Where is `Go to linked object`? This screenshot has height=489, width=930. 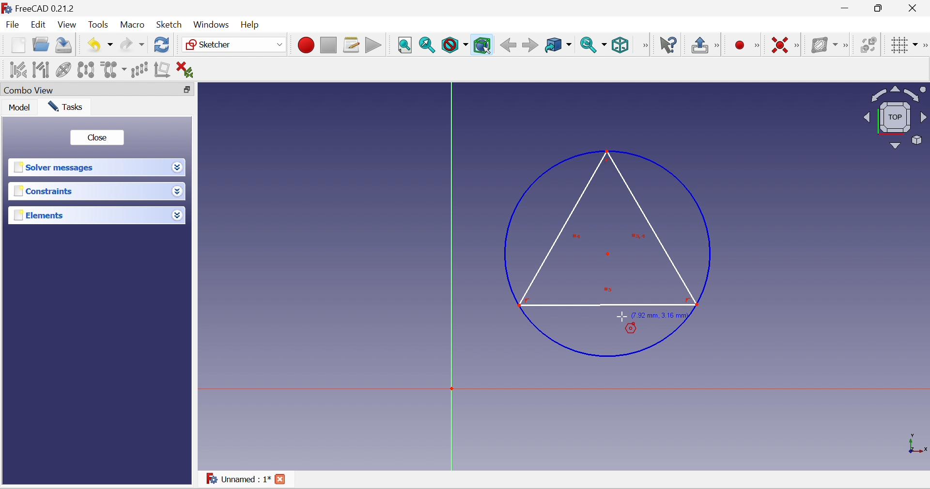 Go to linked object is located at coordinates (558, 46).